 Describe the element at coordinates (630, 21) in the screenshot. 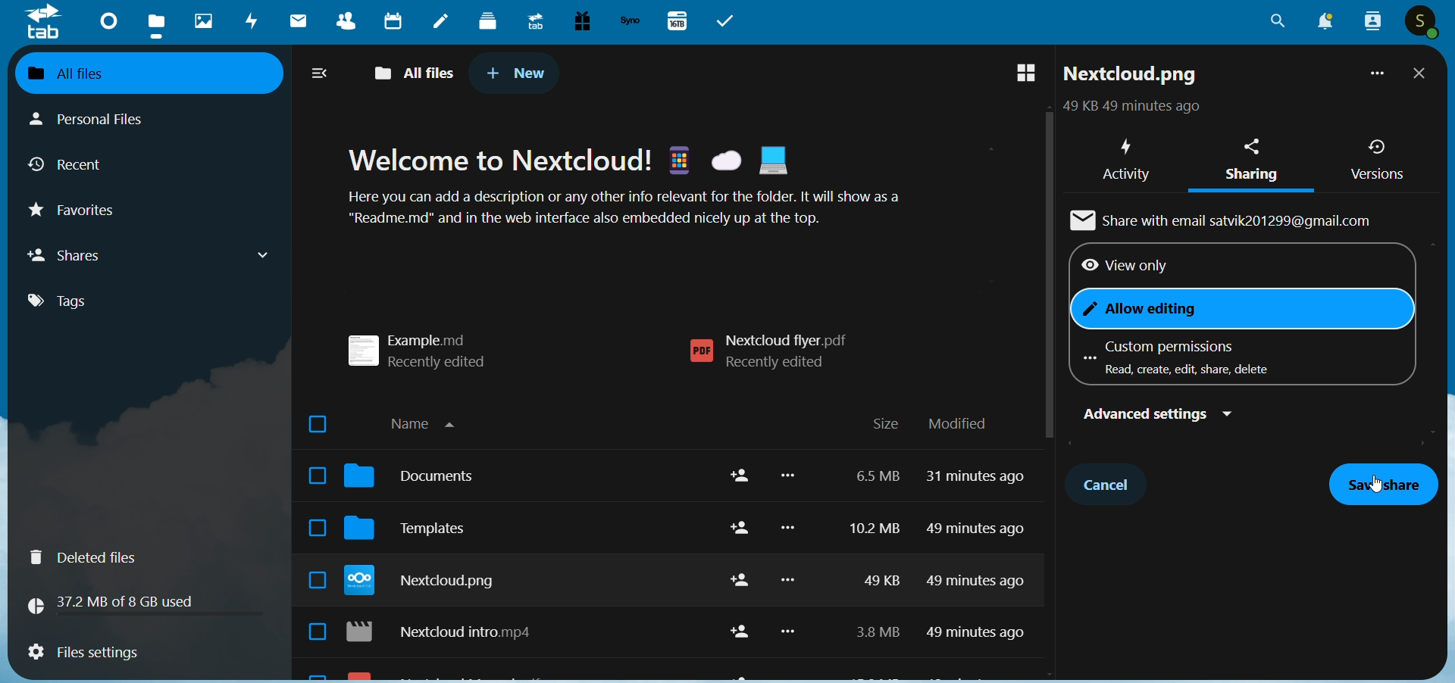

I see `synology` at that location.